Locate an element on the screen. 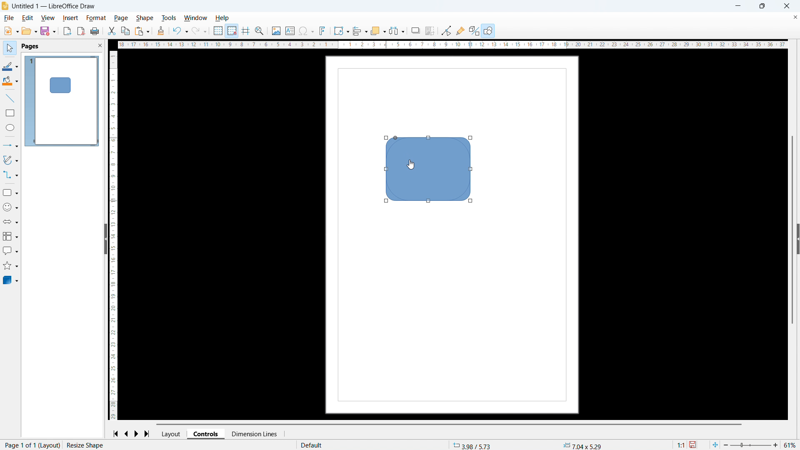 This screenshot has width=800, height=450. Guidelines while moving  is located at coordinates (245, 31).